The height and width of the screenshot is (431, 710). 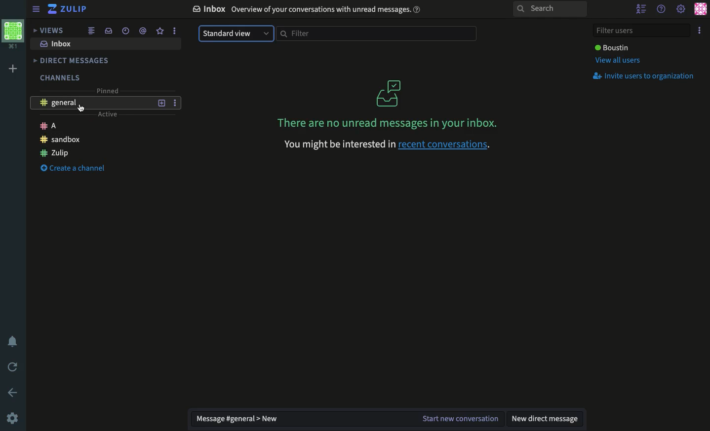 What do you see at coordinates (145, 31) in the screenshot?
I see `Mention` at bounding box center [145, 31].